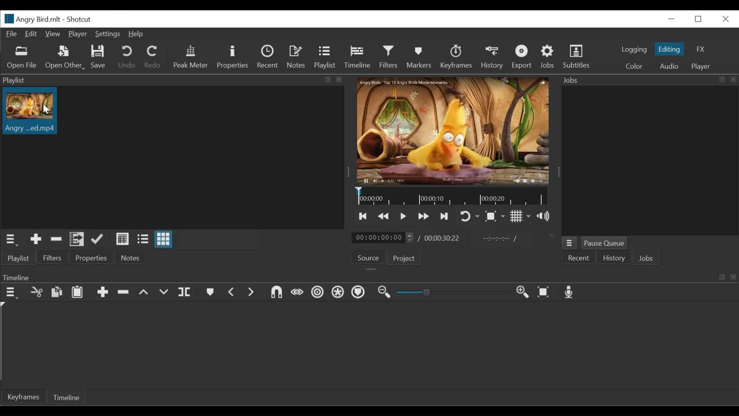 The image size is (739, 416). Describe the element at coordinates (385, 293) in the screenshot. I see `zoom timeline out` at that location.